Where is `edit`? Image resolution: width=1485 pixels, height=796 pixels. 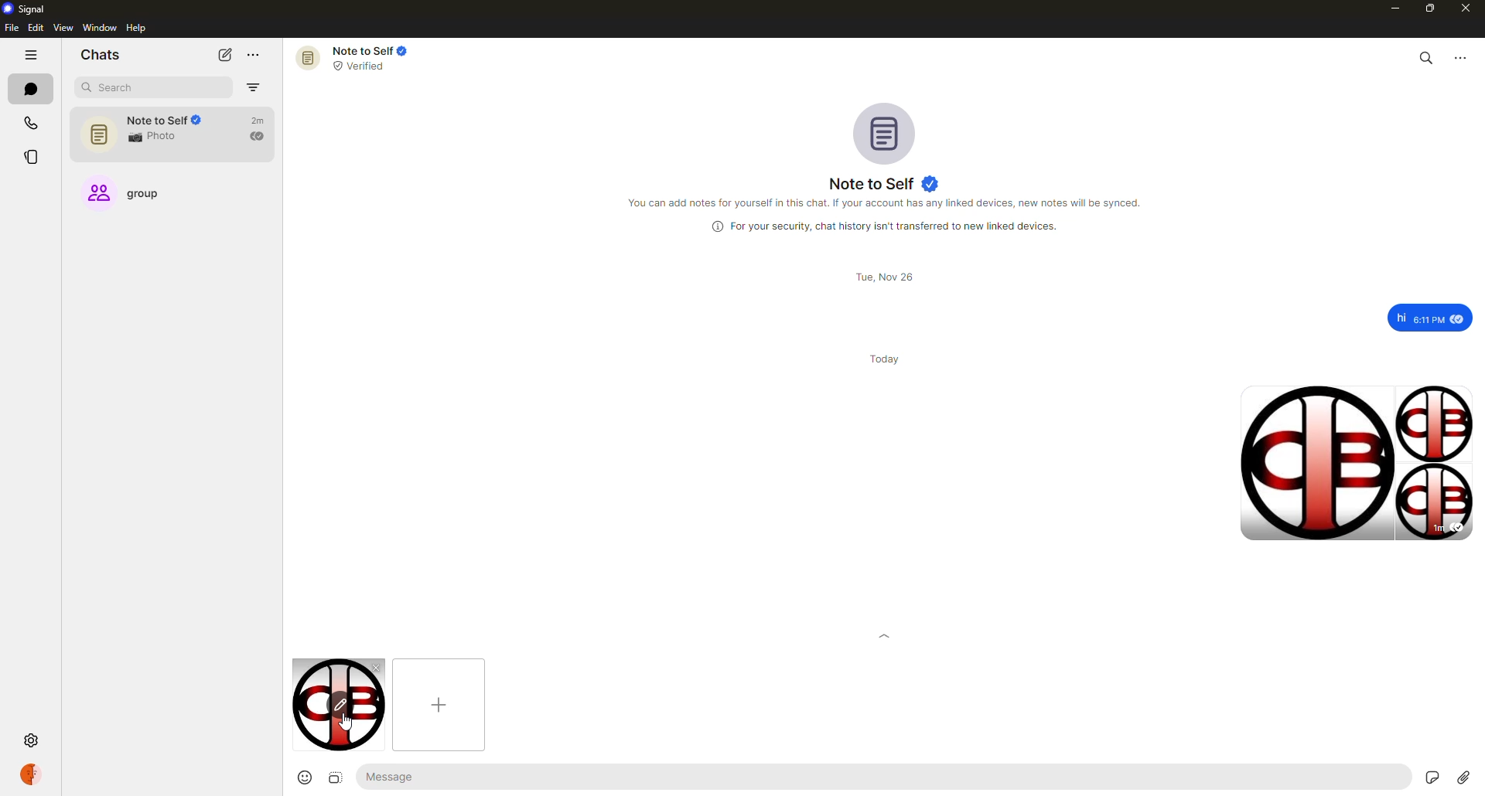 edit is located at coordinates (36, 28).